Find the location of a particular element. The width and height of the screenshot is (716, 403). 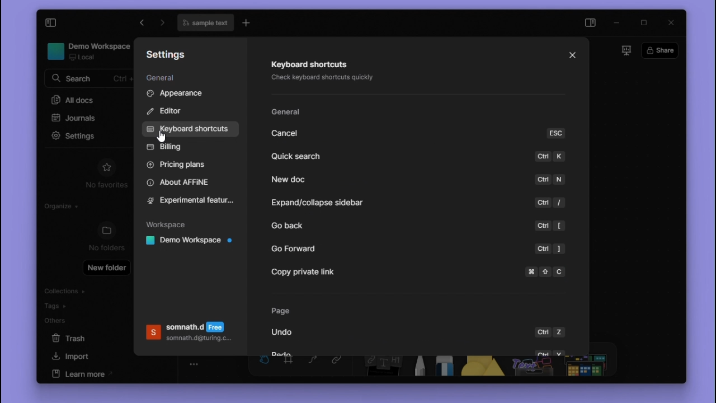

cursor is located at coordinates (162, 137).